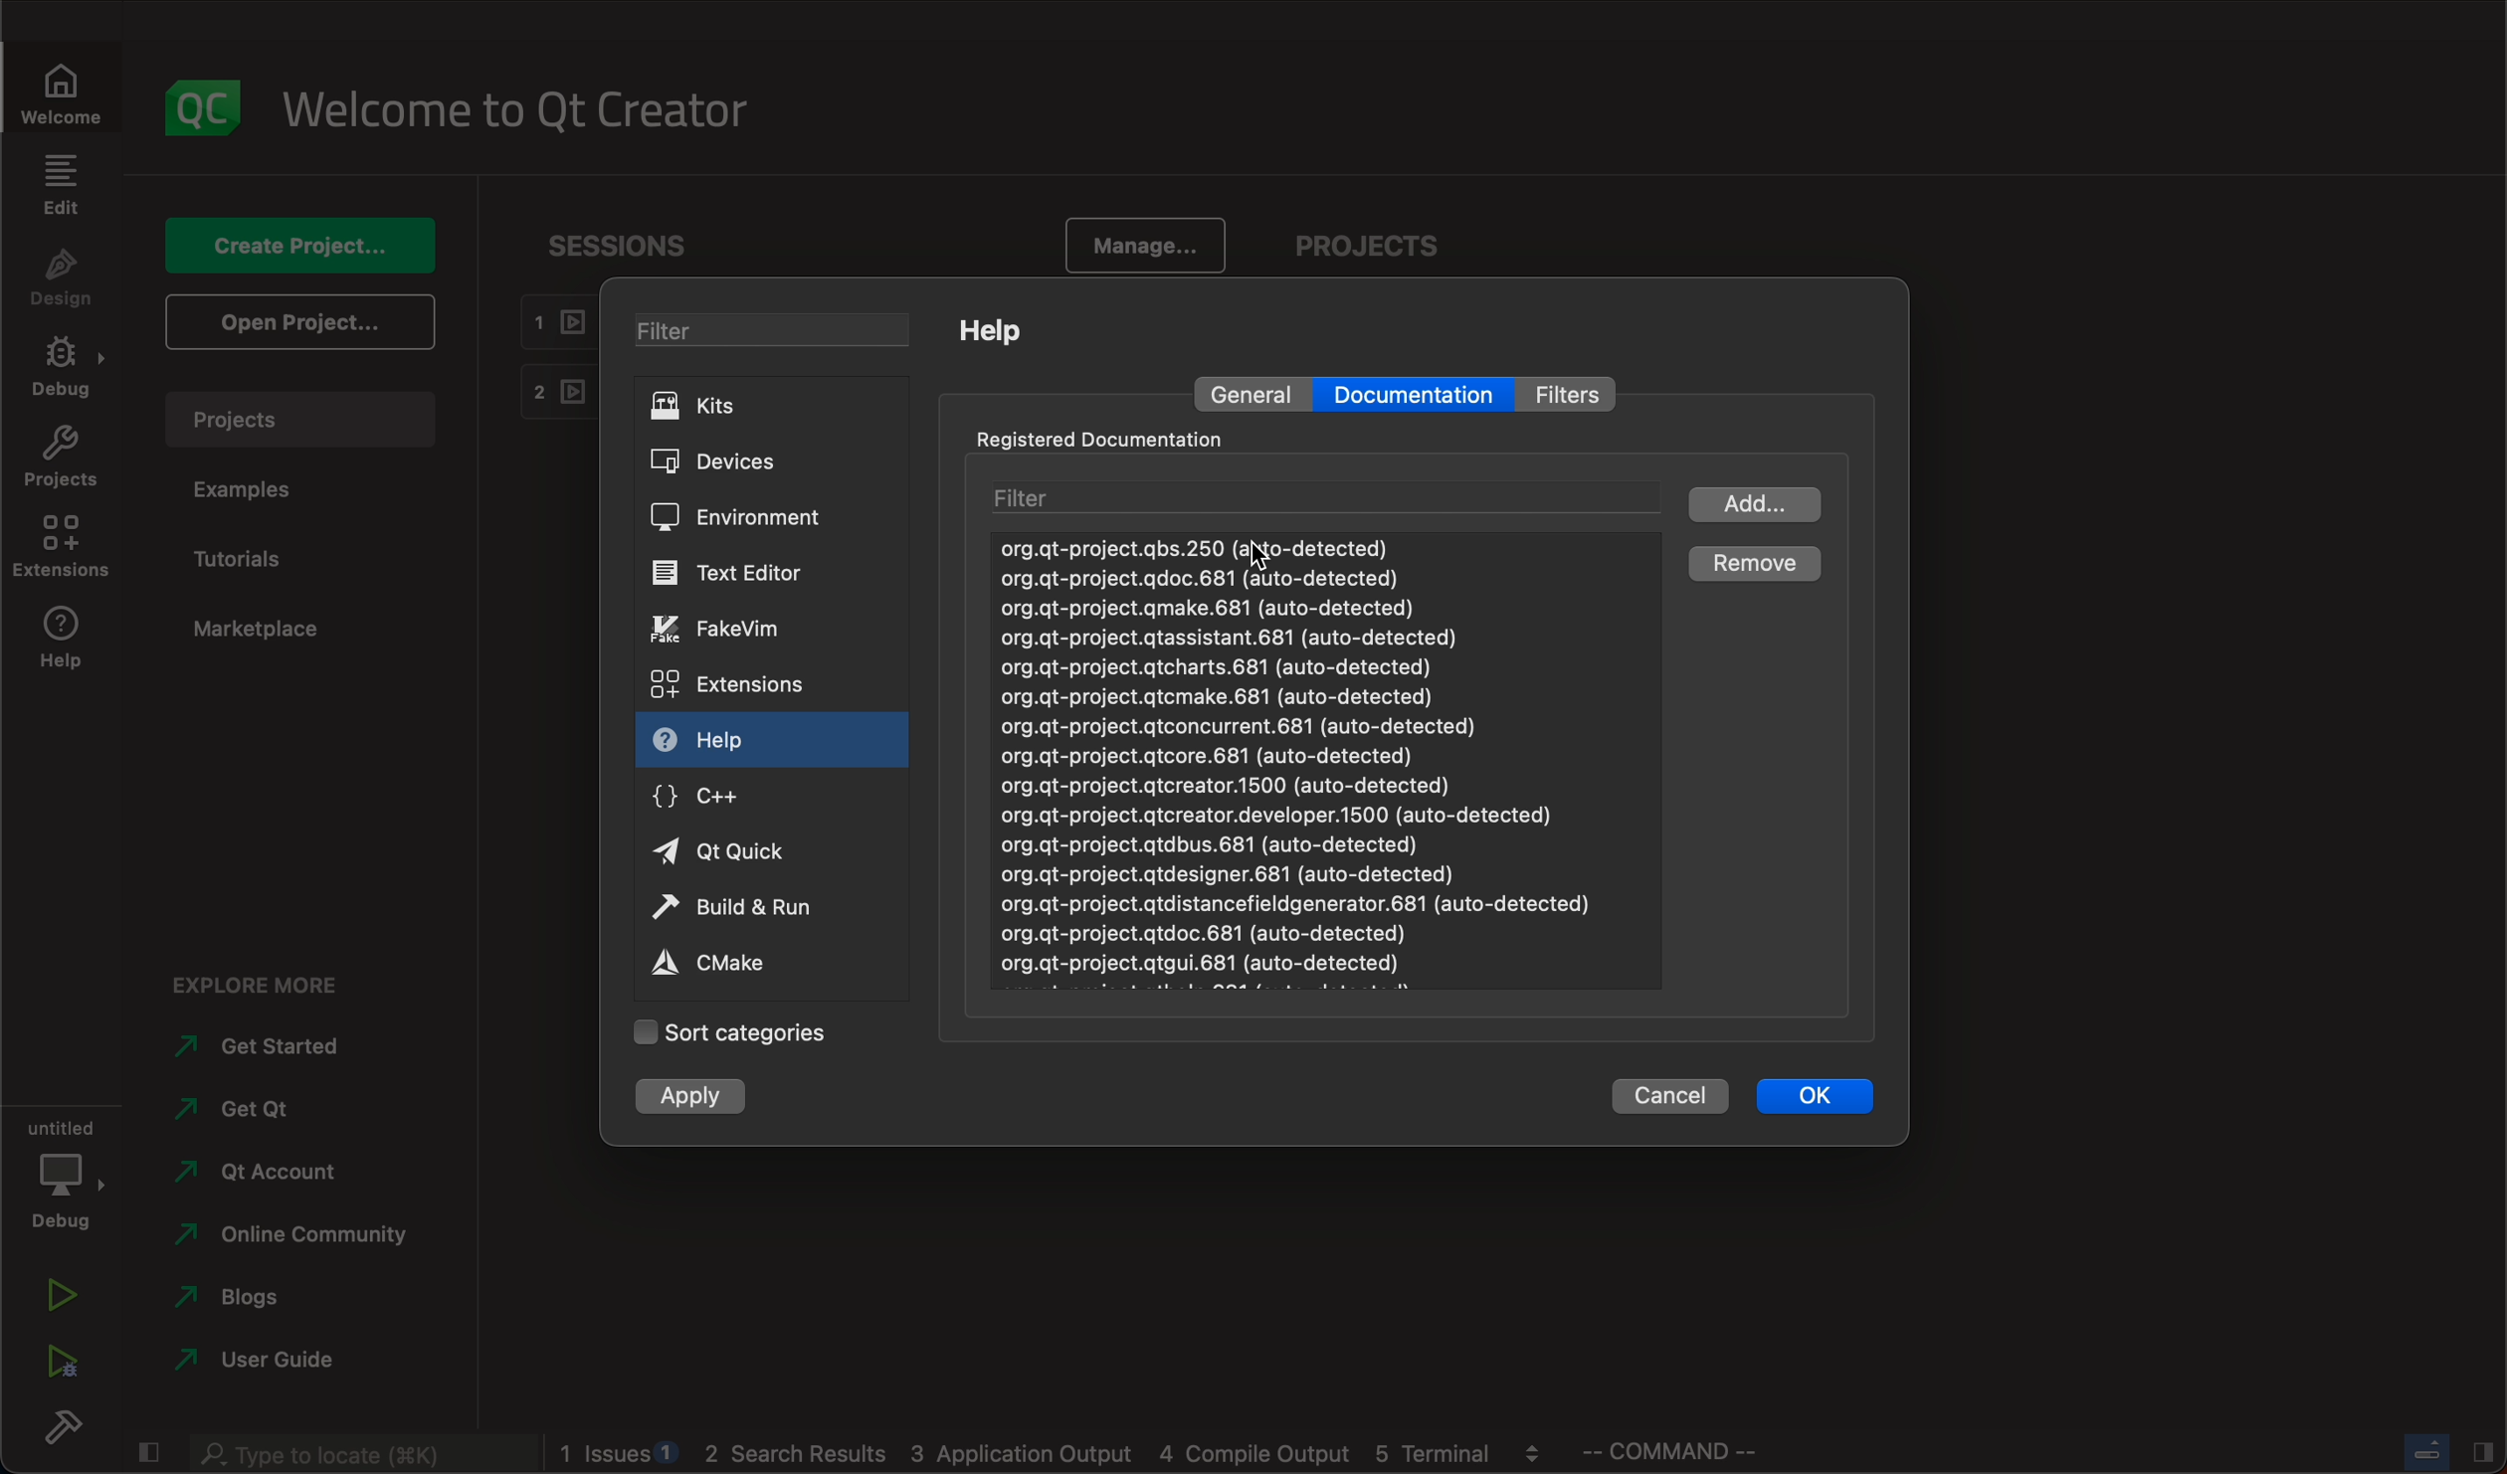 The width and height of the screenshot is (2507, 1474). I want to click on create, so click(303, 246).